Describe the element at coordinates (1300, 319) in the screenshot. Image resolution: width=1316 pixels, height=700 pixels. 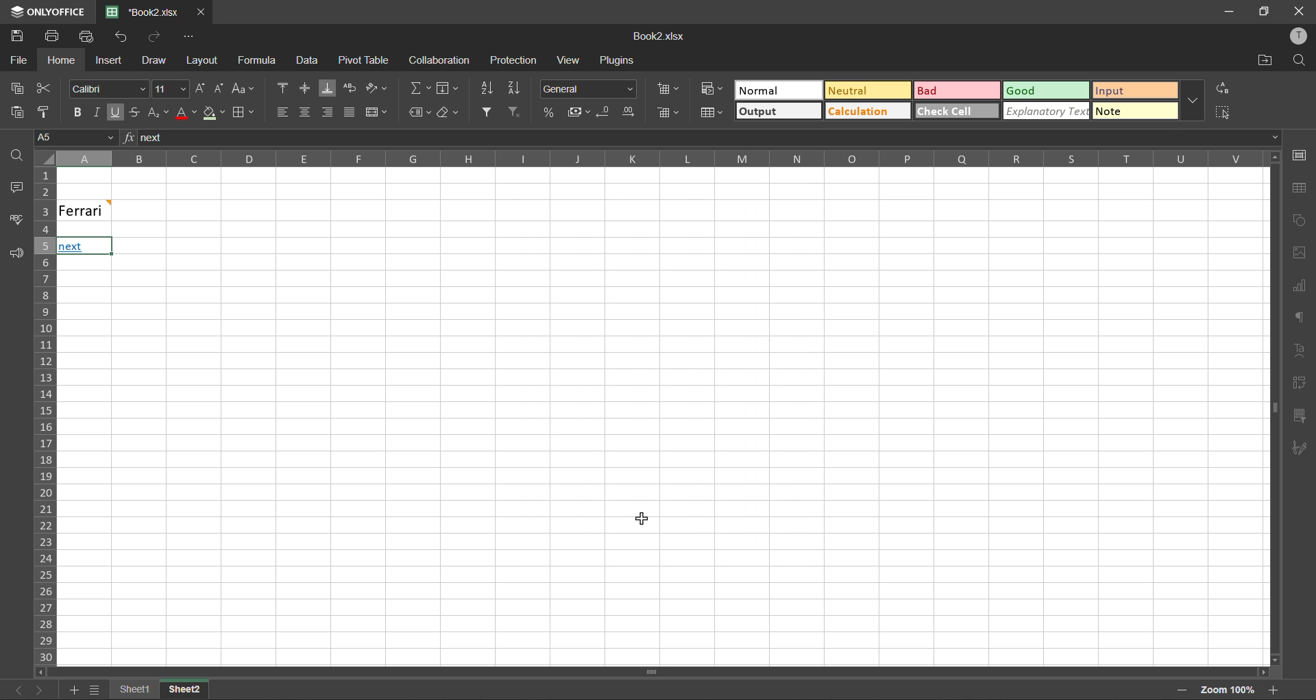
I see `paragraph` at that location.